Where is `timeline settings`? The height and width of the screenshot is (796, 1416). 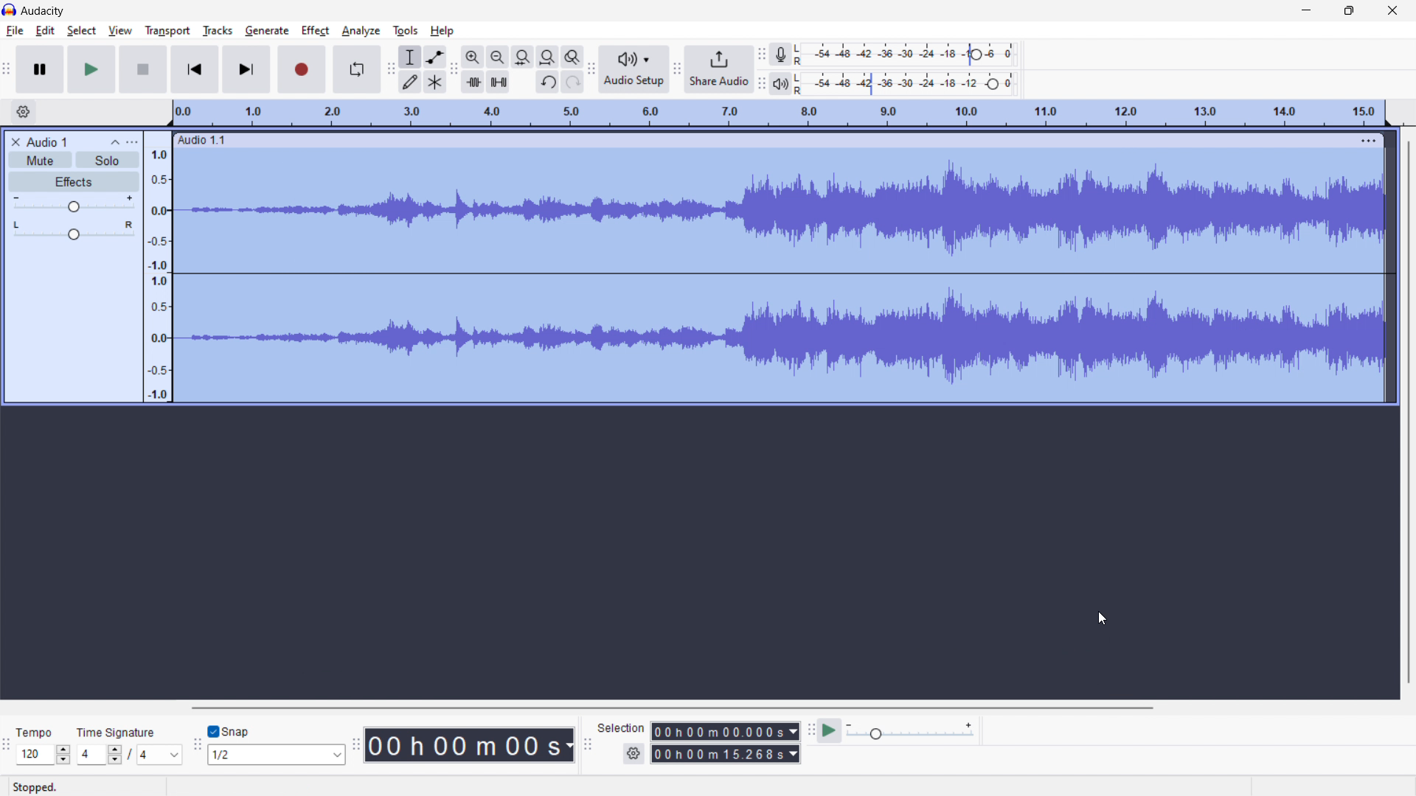
timeline settings is located at coordinates (24, 112).